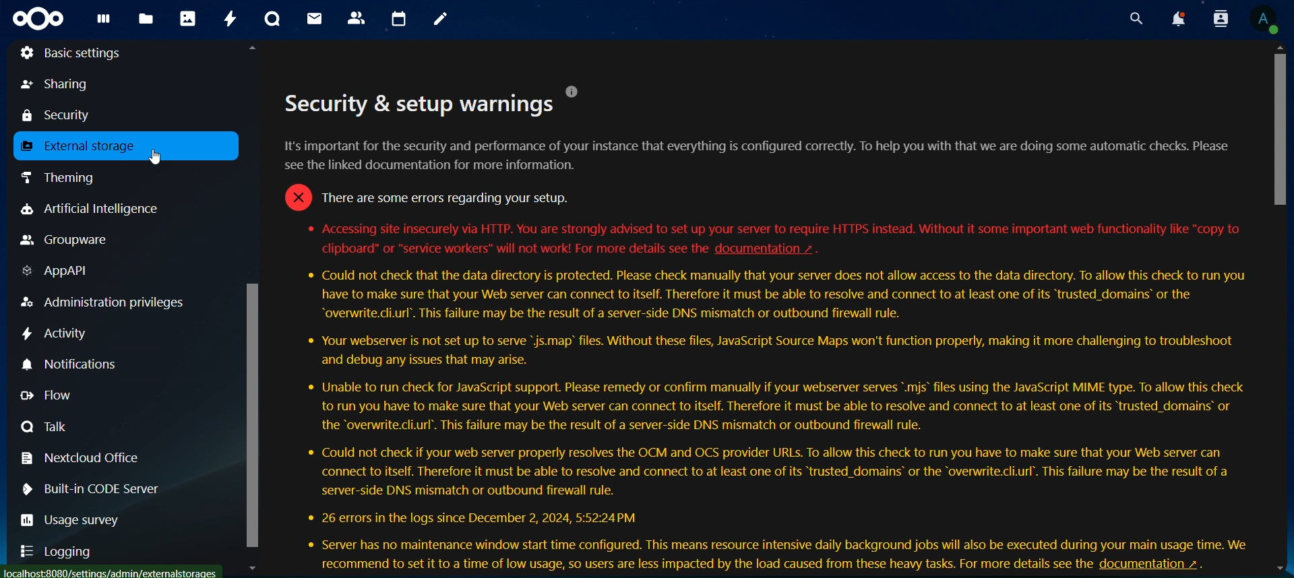  I want to click on notes, so click(439, 19).